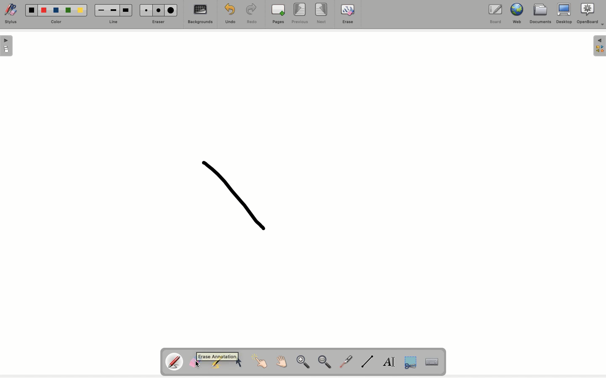 The height and width of the screenshot is (378, 606). I want to click on Black, so click(32, 10).